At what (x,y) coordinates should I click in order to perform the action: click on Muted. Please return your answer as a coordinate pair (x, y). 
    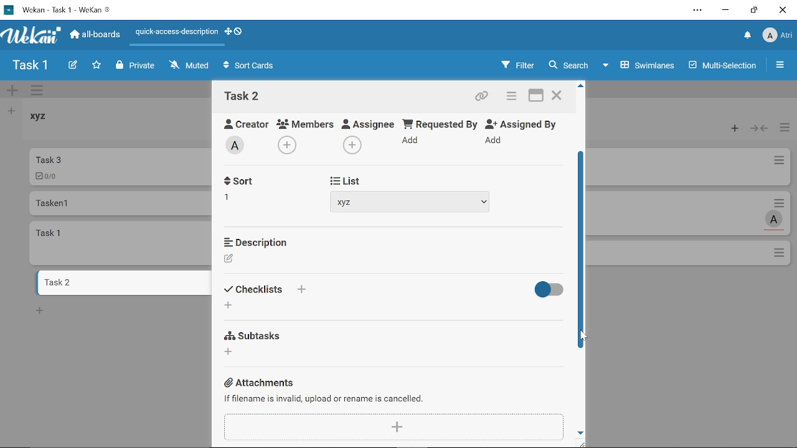
    Looking at the image, I should click on (190, 65).